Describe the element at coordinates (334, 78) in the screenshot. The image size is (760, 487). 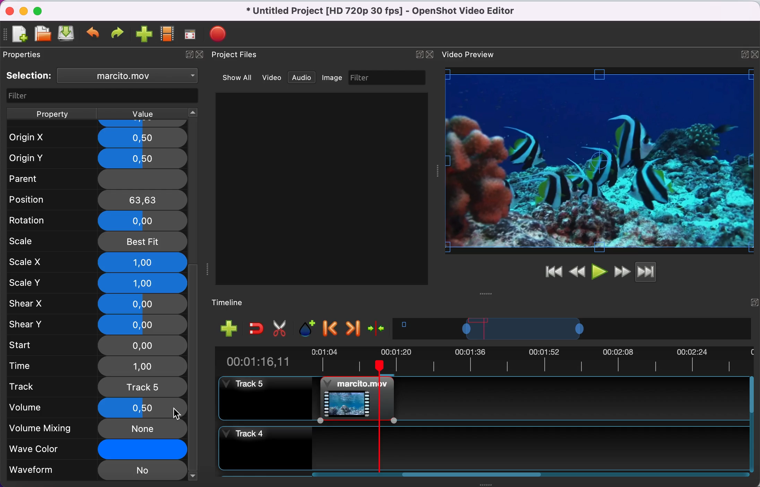
I see `image` at that location.